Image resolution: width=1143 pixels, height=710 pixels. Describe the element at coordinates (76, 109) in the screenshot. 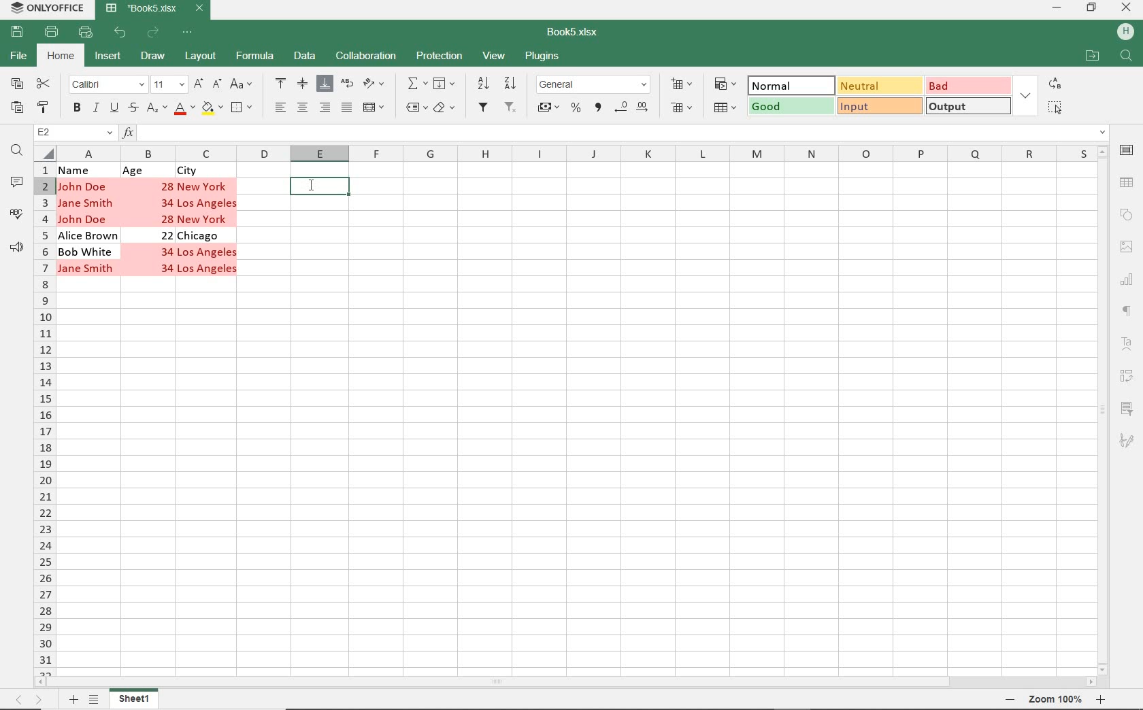

I see `BOLD` at that location.